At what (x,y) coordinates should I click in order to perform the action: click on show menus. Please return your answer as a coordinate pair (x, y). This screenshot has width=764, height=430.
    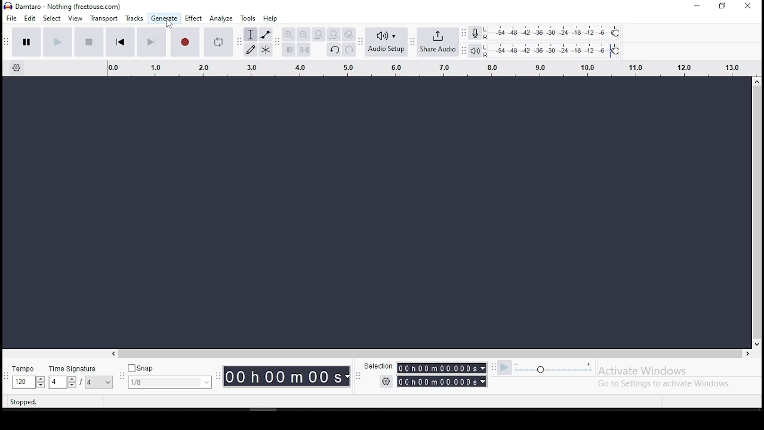
    Looking at the image, I should click on (120, 377).